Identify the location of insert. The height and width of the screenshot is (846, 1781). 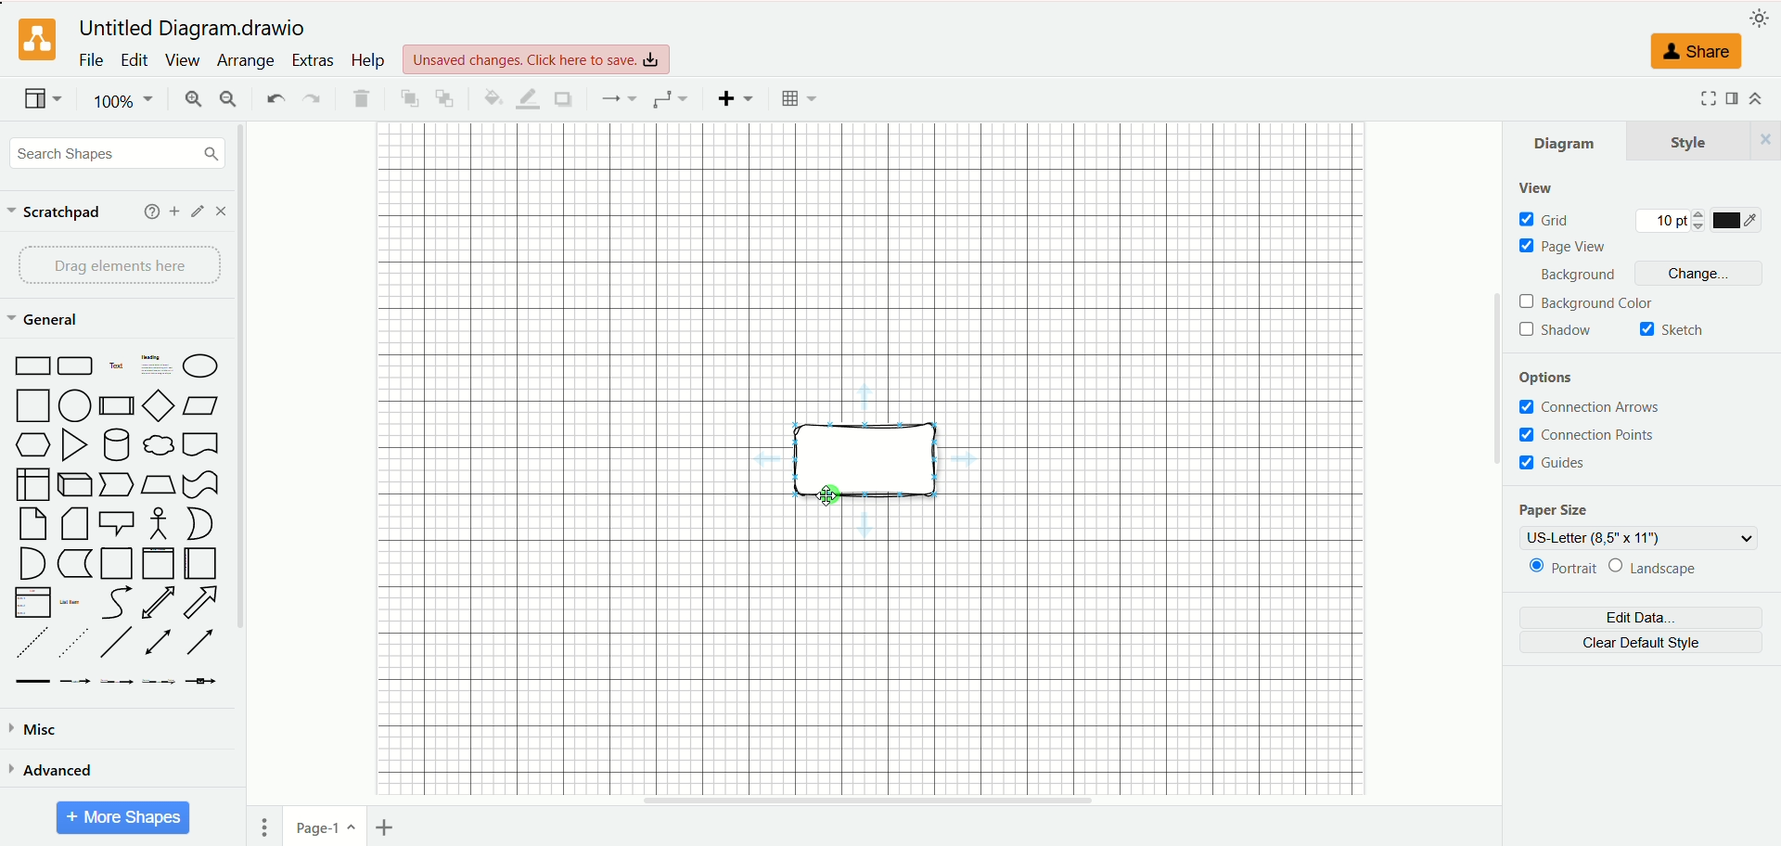
(737, 98).